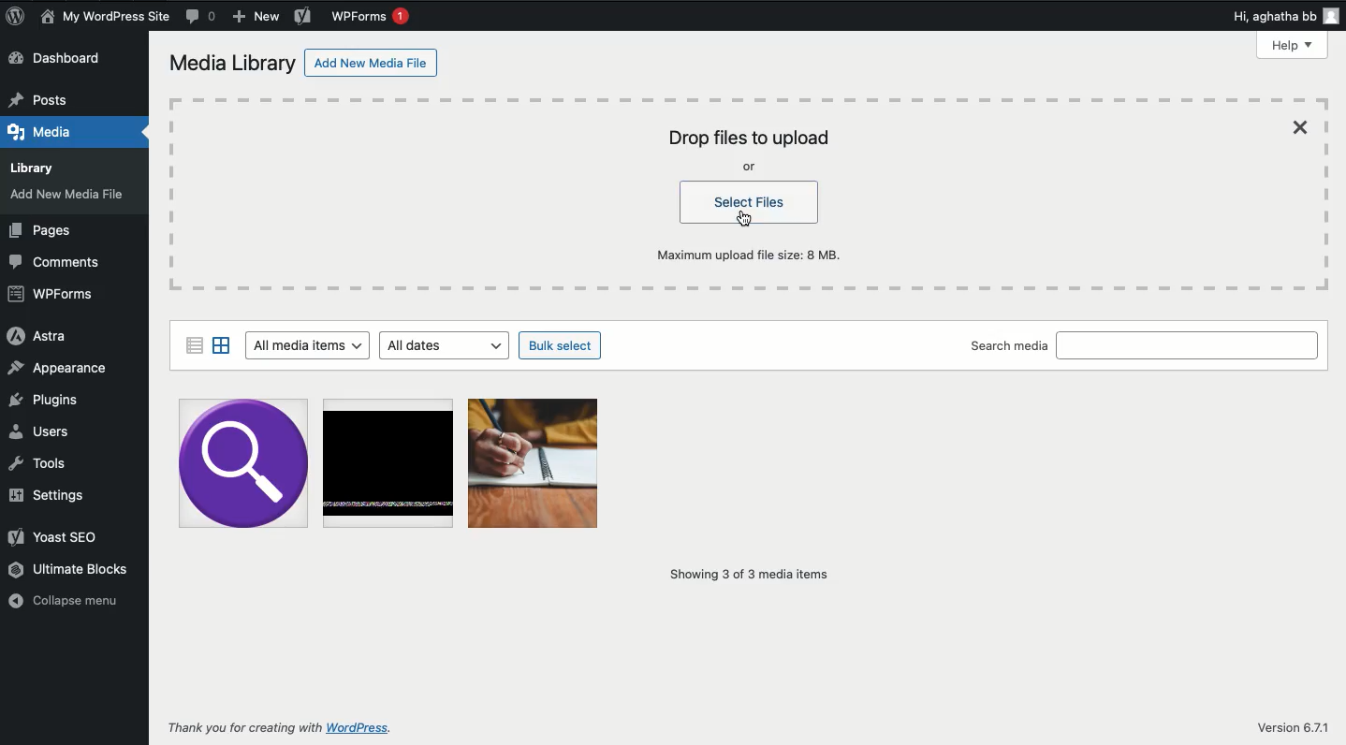 Image resolution: width=1346 pixels, height=745 pixels. Describe the element at coordinates (66, 600) in the screenshot. I see `Collapse menu` at that location.